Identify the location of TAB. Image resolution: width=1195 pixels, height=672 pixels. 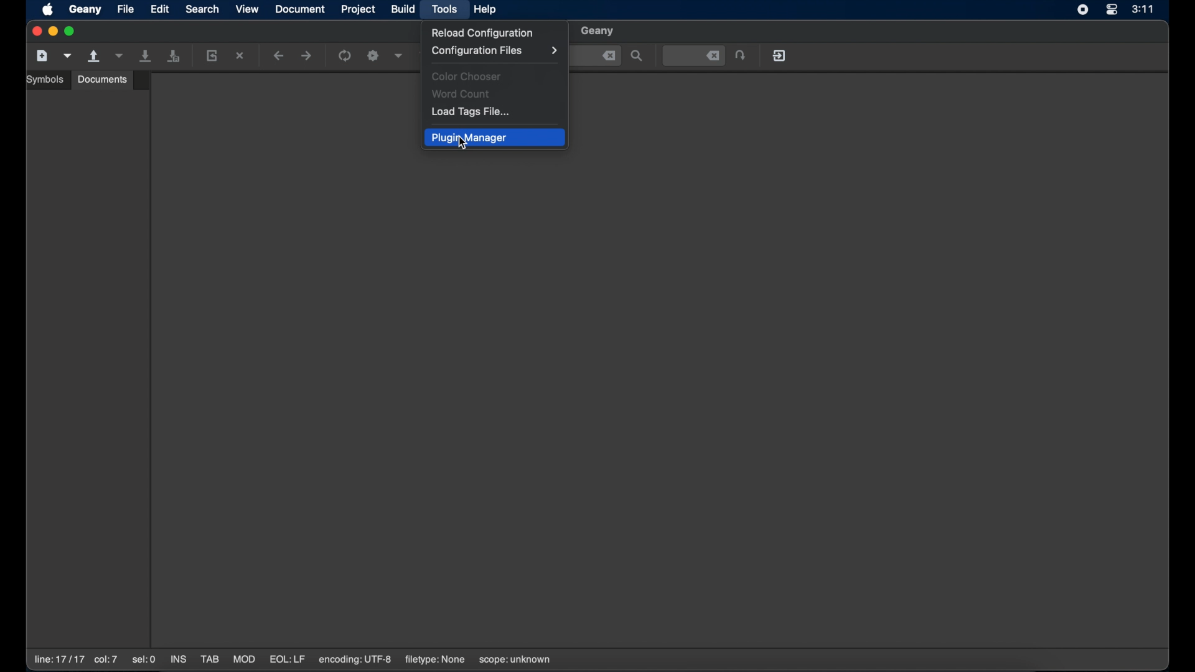
(210, 660).